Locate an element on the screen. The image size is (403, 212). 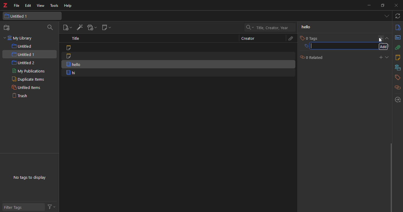
tools is located at coordinates (54, 6).